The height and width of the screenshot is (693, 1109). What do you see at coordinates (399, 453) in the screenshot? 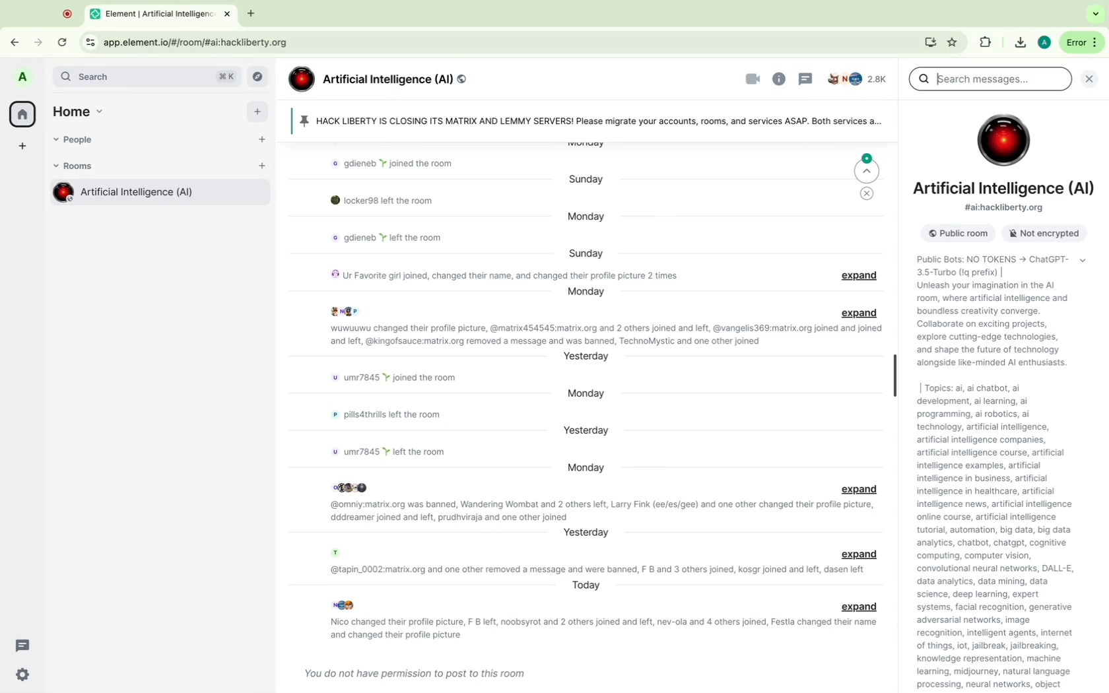
I see `message` at bounding box center [399, 453].